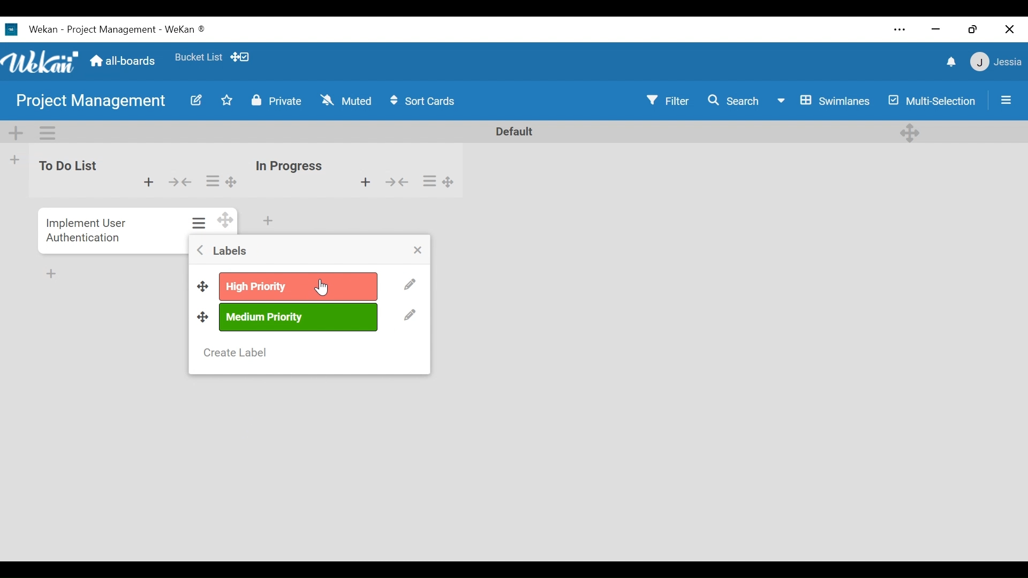 Image resolution: width=1028 pixels, height=578 pixels. Describe the element at coordinates (290, 166) in the screenshot. I see `In Progress` at that location.